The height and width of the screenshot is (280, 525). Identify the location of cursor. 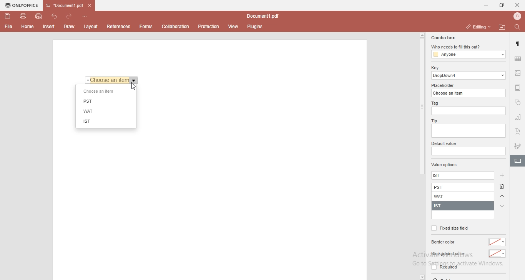
(134, 87).